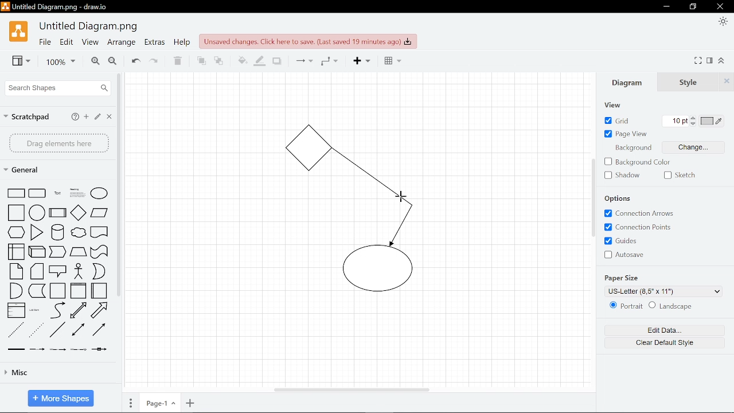 The height and width of the screenshot is (413, 734). What do you see at coordinates (78, 291) in the screenshot?
I see `shape` at bounding box center [78, 291].